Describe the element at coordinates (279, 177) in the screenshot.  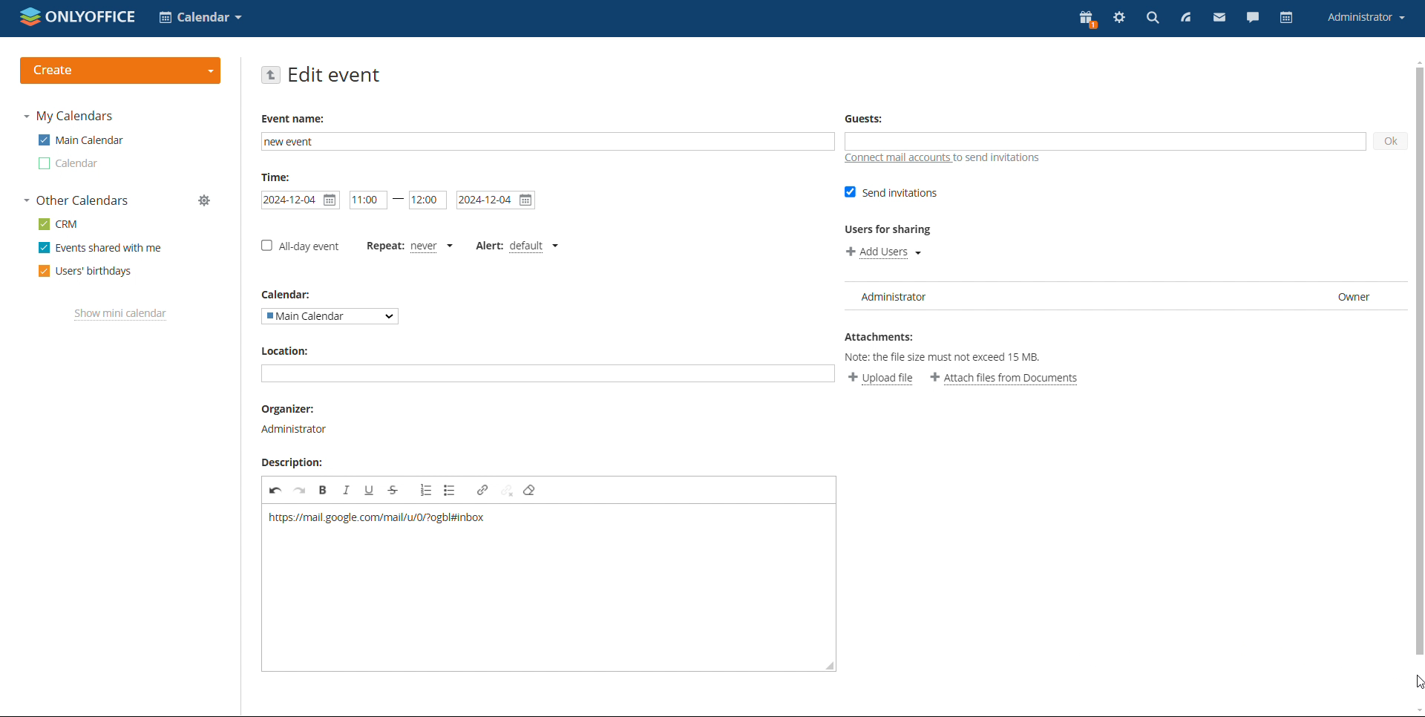
I see `Time:` at that location.